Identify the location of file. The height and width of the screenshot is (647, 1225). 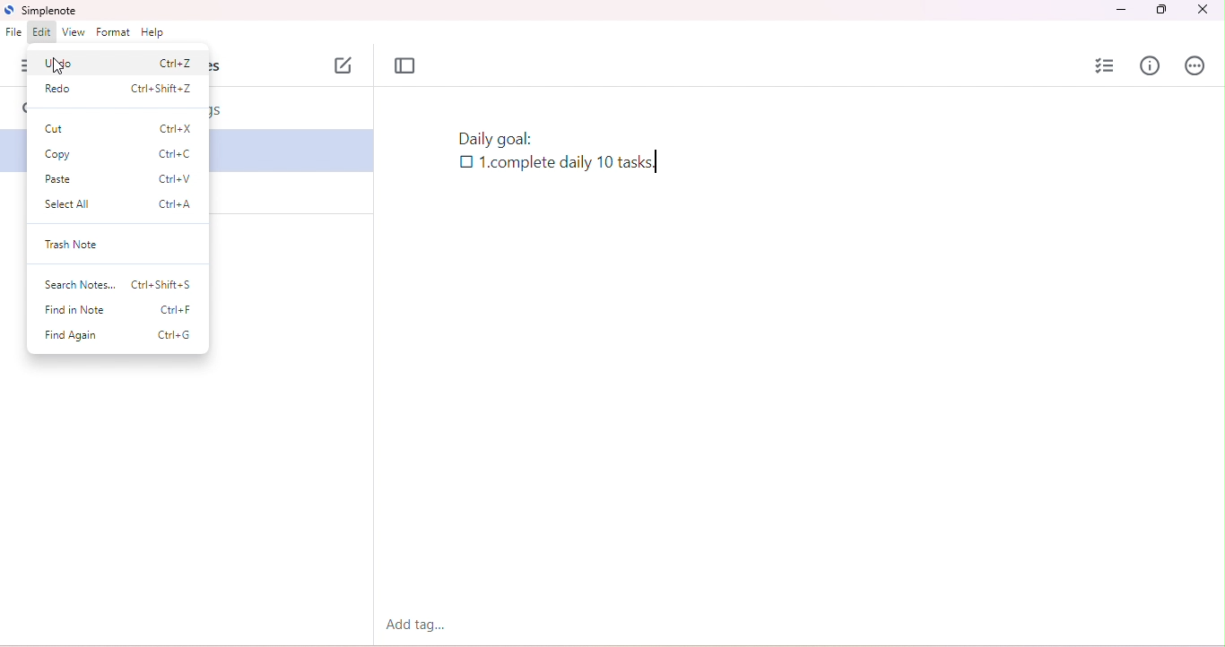
(14, 32).